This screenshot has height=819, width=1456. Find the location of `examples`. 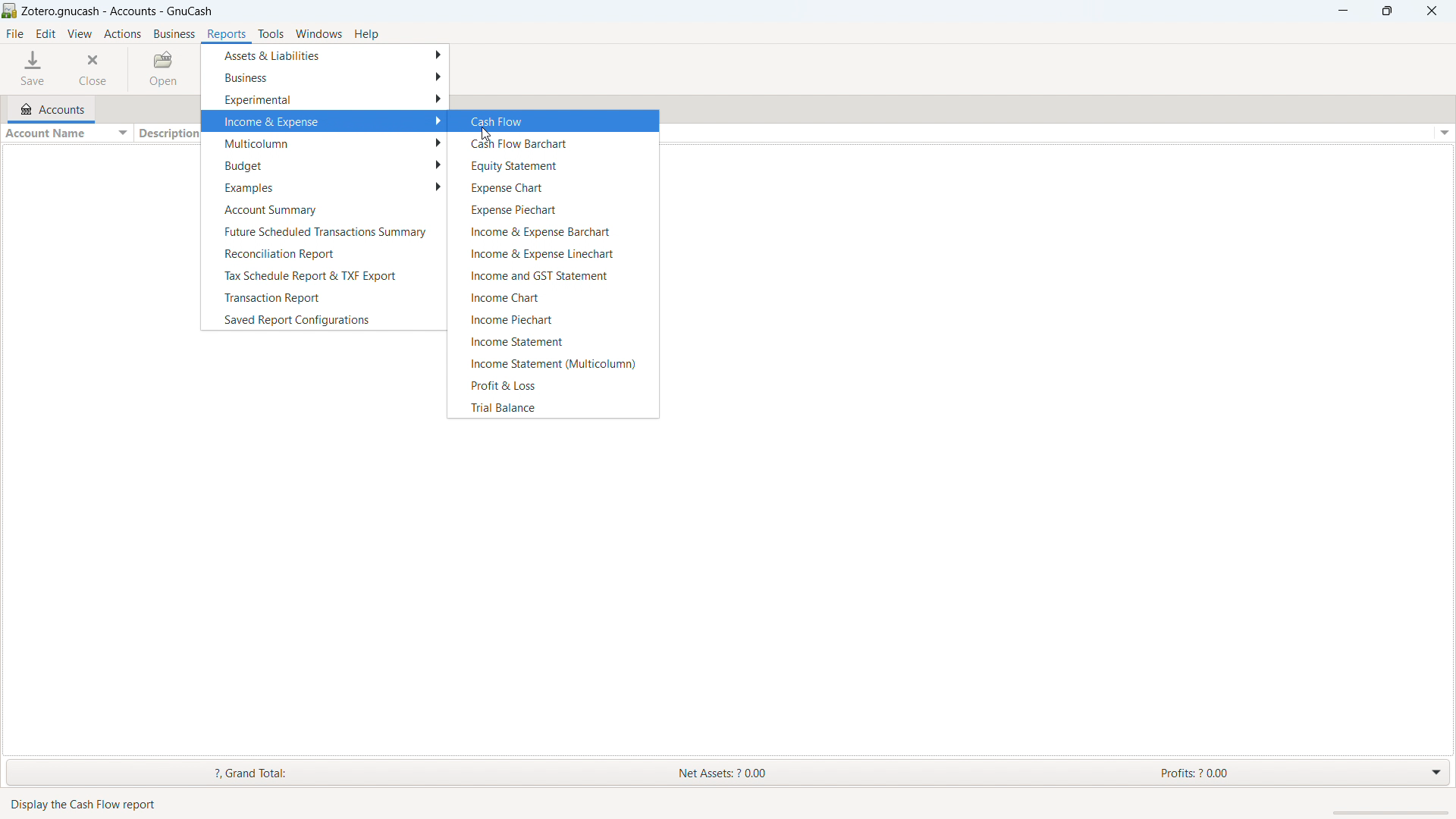

examples is located at coordinates (323, 187).